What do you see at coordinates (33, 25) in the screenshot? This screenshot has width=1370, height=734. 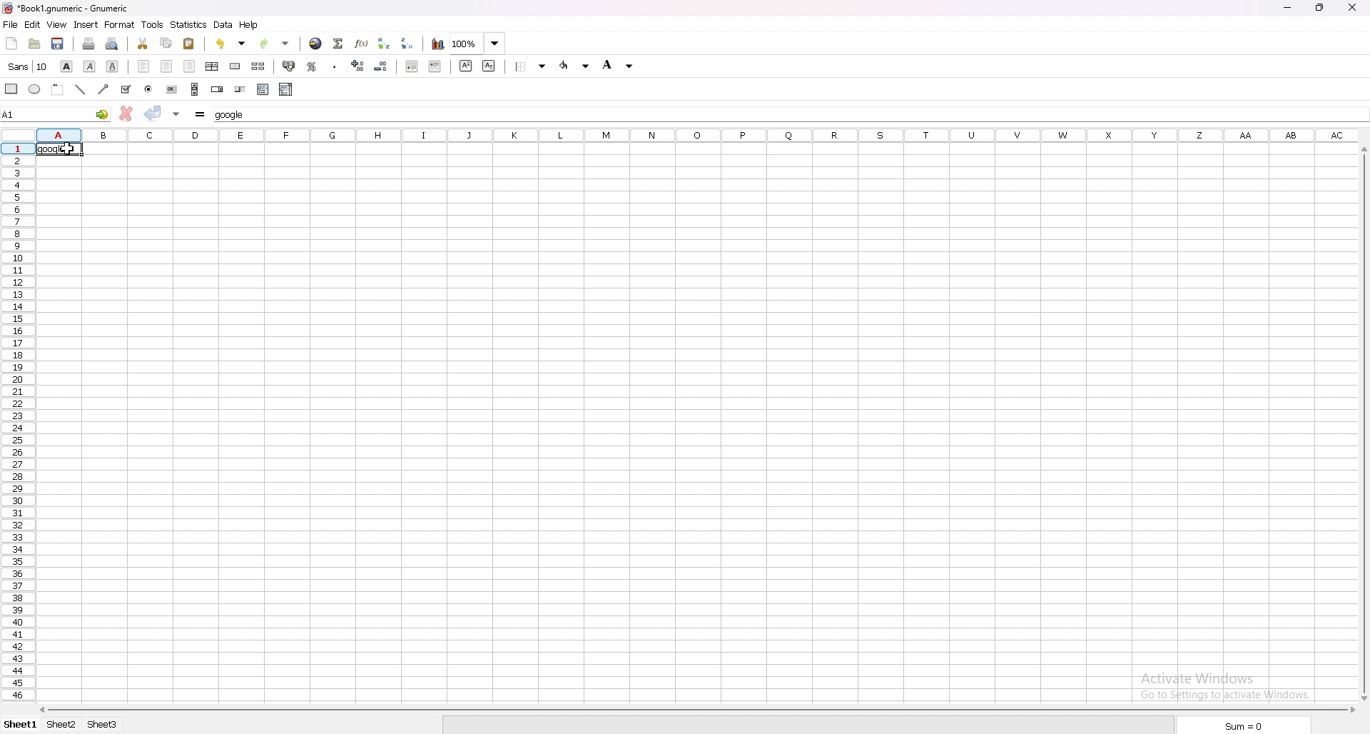 I see `edit` at bounding box center [33, 25].